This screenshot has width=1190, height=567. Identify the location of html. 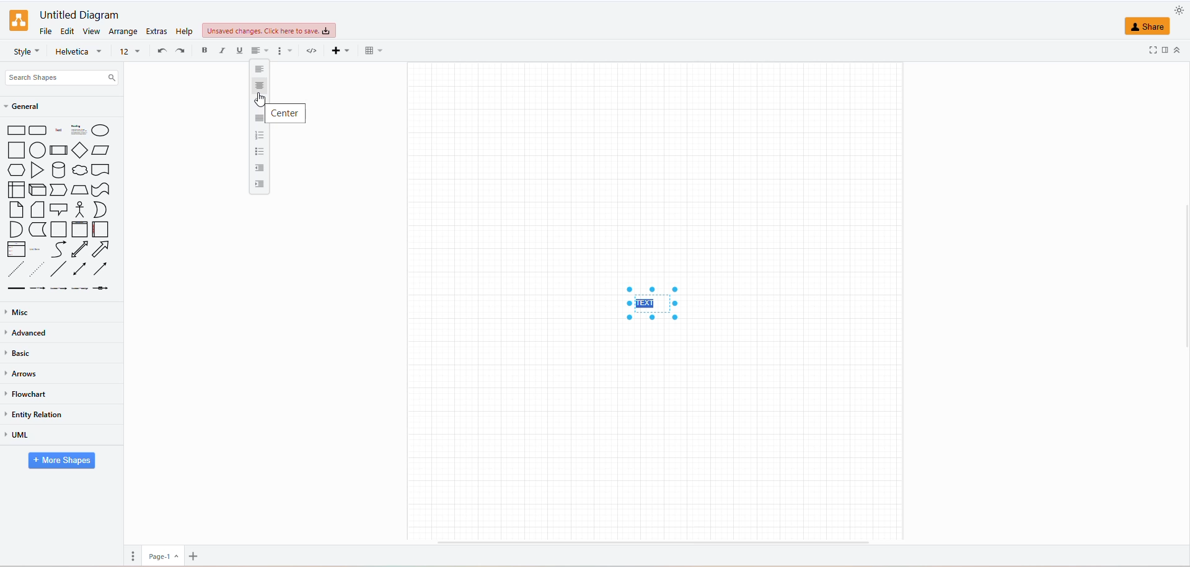
(310, 52).